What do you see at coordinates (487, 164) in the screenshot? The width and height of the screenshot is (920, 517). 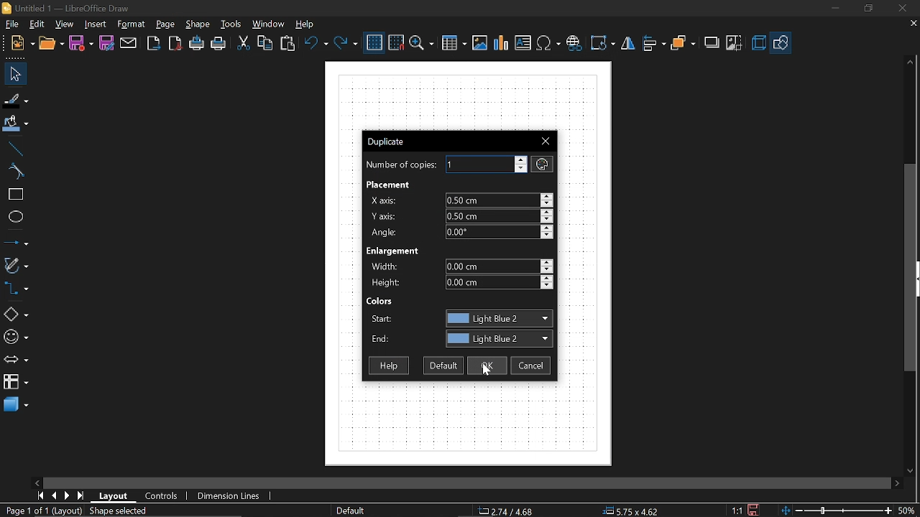 I see `Number of copies` at bounding box center [487, 164].